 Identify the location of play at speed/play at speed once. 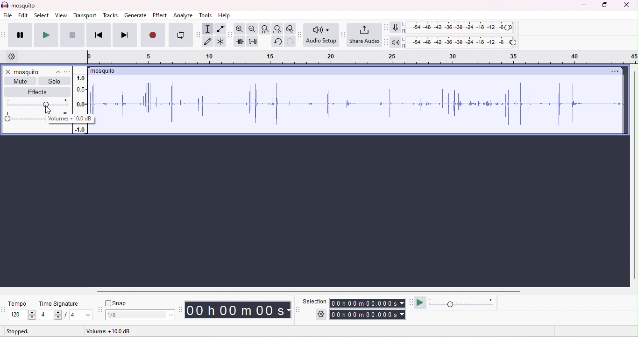
(421, 303).